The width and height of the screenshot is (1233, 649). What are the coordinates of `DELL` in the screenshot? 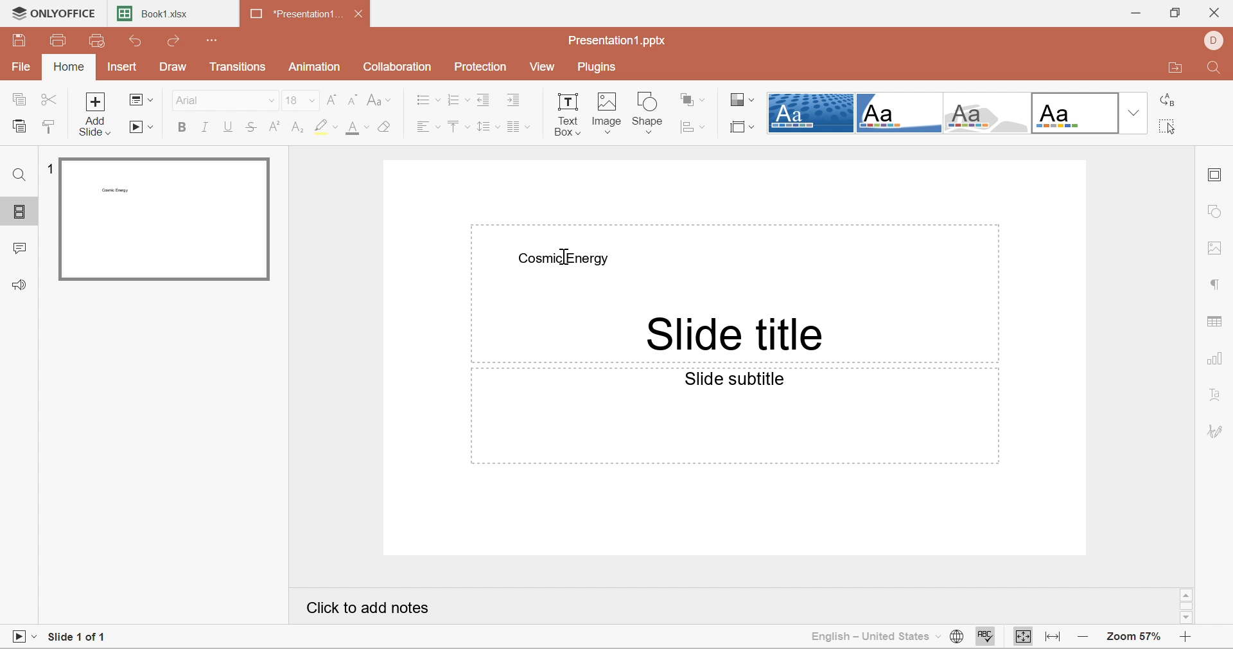 It's located at (1218, 40).